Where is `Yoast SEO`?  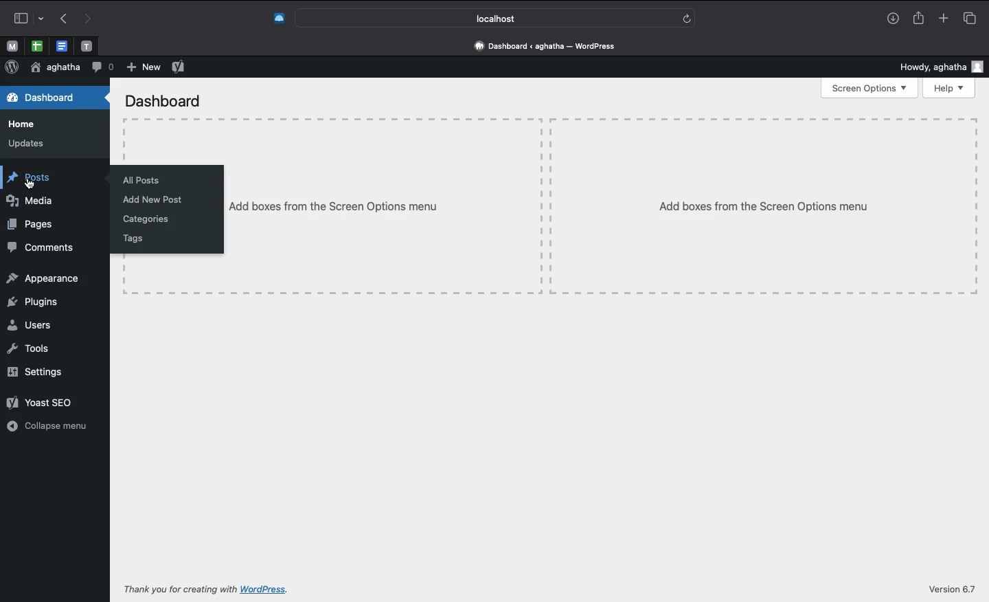
Yoast SEO is located at coordinates (37, 401).